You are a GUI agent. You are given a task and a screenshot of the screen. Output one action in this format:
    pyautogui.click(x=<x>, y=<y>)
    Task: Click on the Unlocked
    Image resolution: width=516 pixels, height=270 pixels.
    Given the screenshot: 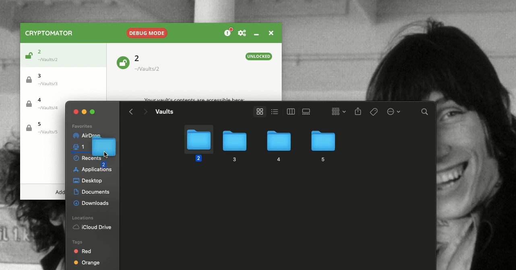 What is the action you would take?
    pyautogui.click(x=122, y=62)
    